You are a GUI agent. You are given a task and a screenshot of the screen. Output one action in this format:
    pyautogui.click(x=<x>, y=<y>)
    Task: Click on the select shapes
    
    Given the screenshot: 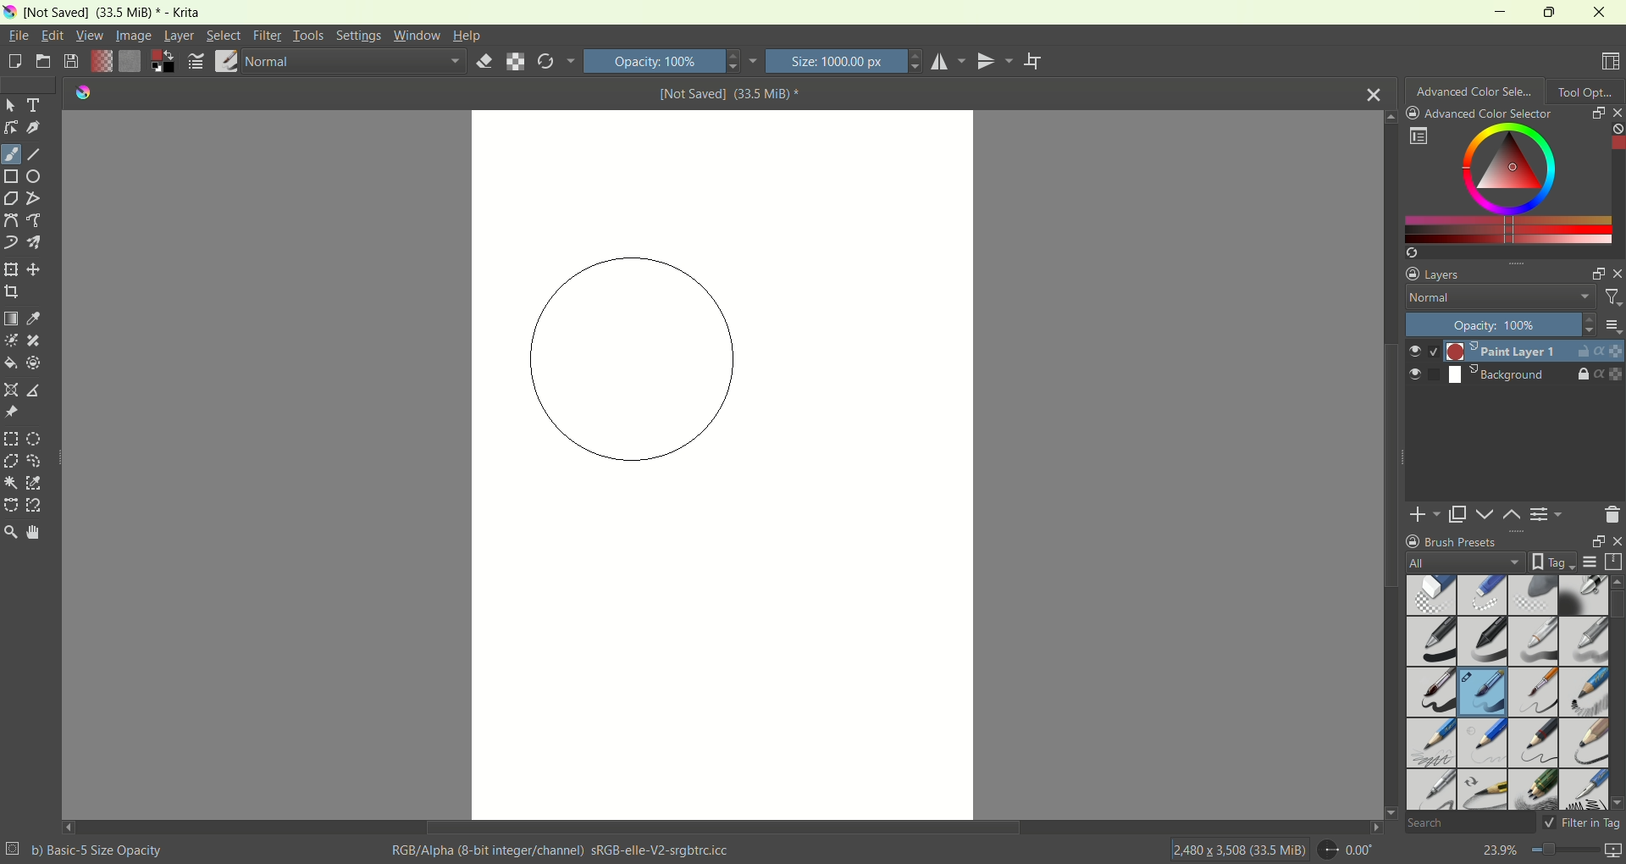 What is the action you would take?
    pyautogui.click(x=11, y=106)
    